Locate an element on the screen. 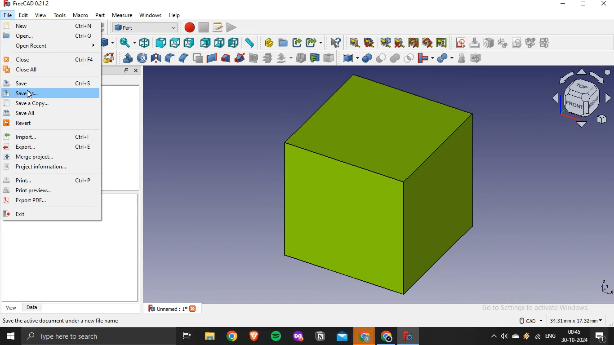 The image size is (614, 345). mozilla firefox is located at coordinates (298, 337).